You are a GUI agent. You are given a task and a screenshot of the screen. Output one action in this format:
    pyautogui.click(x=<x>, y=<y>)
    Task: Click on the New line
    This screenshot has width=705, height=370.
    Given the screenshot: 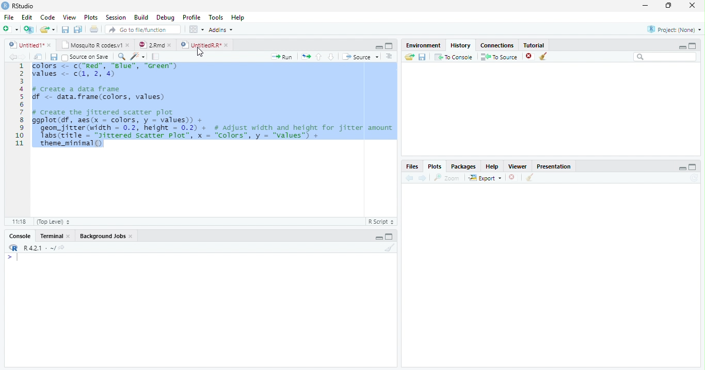 What is the action you would take?
    pyautogui.click(x=12, y=257)
    